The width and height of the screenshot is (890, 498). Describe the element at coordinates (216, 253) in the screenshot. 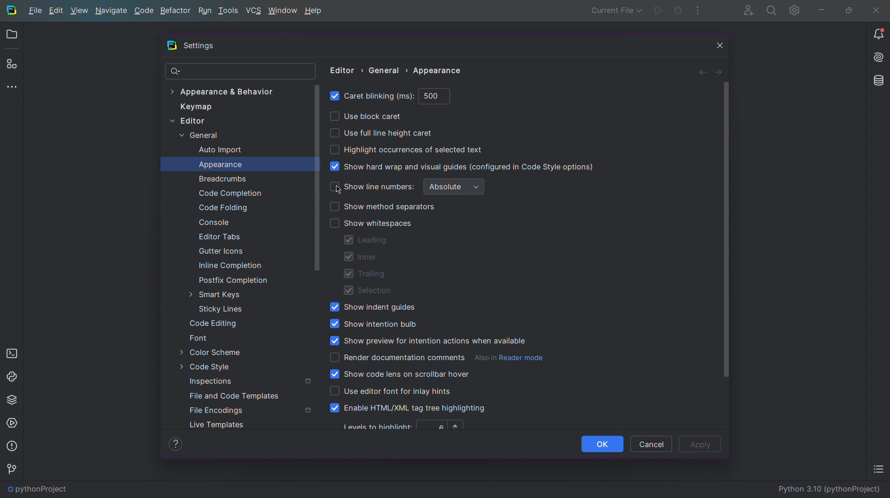

I see `Gutter Icons` at that location.